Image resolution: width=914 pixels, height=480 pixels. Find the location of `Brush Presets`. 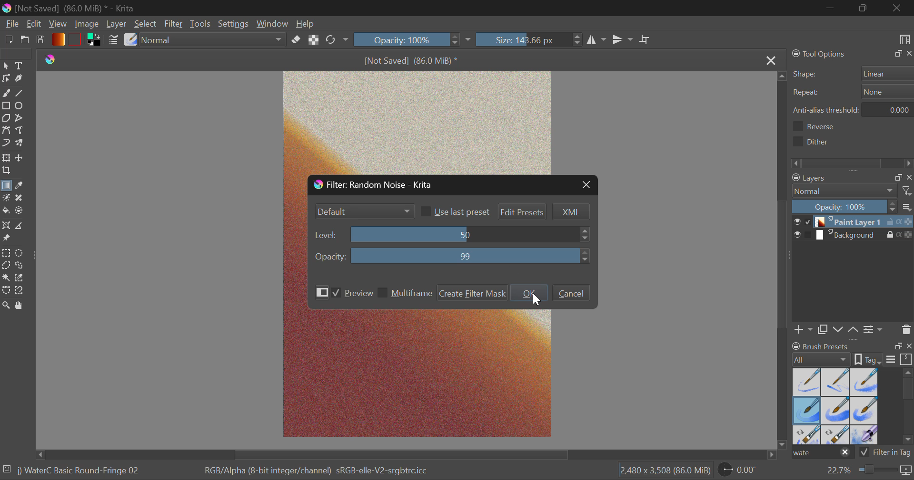

Brush Presets is located at coordinates (130, 40).